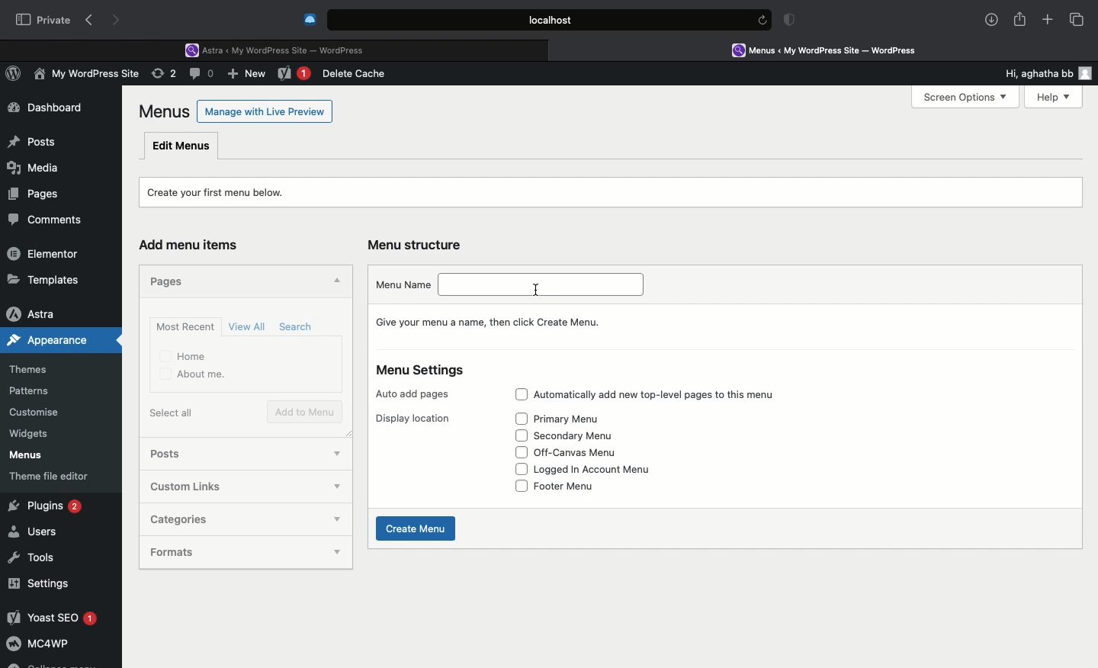 This screenshot has height=668, width=1098. Describe the element at coordinates (335, 282) in the screenshot. I see `Hide` at that location.